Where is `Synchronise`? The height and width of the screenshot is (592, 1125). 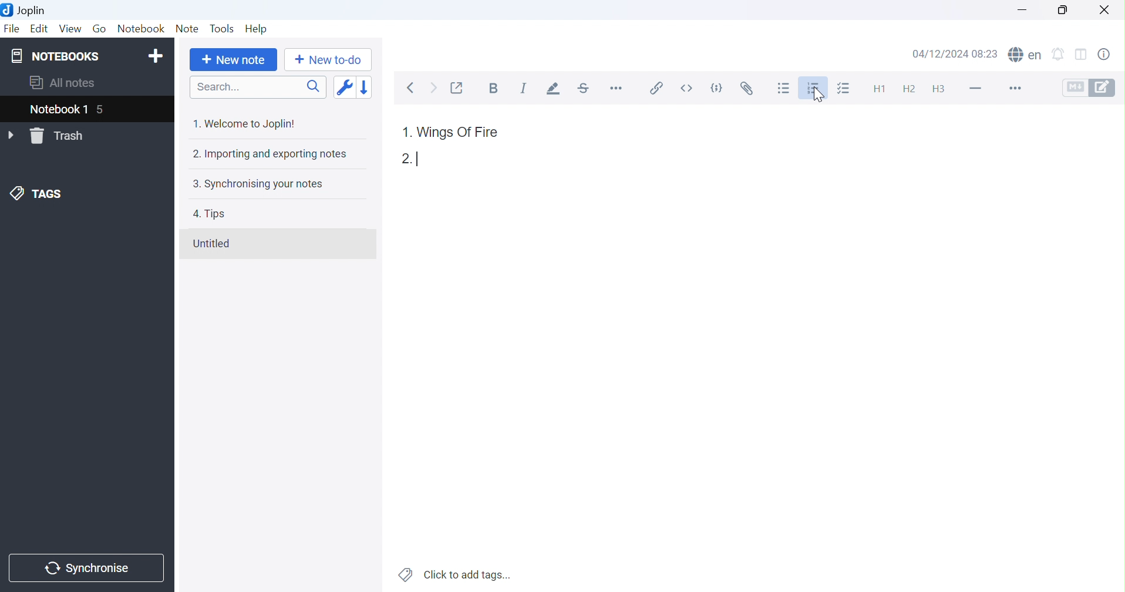
Synchronise is located at coordinates (87, 566).